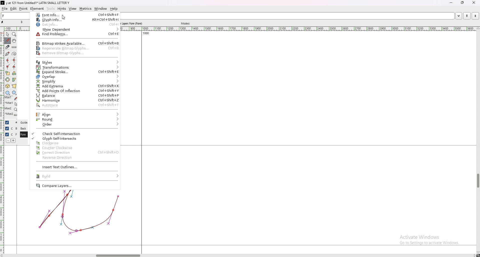 The height and width of the screenshot is (257, 480). What do you see at coordinates (75, 49) in the screenshot?
I see `regenerate bitmap glyphs` at bounding box center [75, 49].